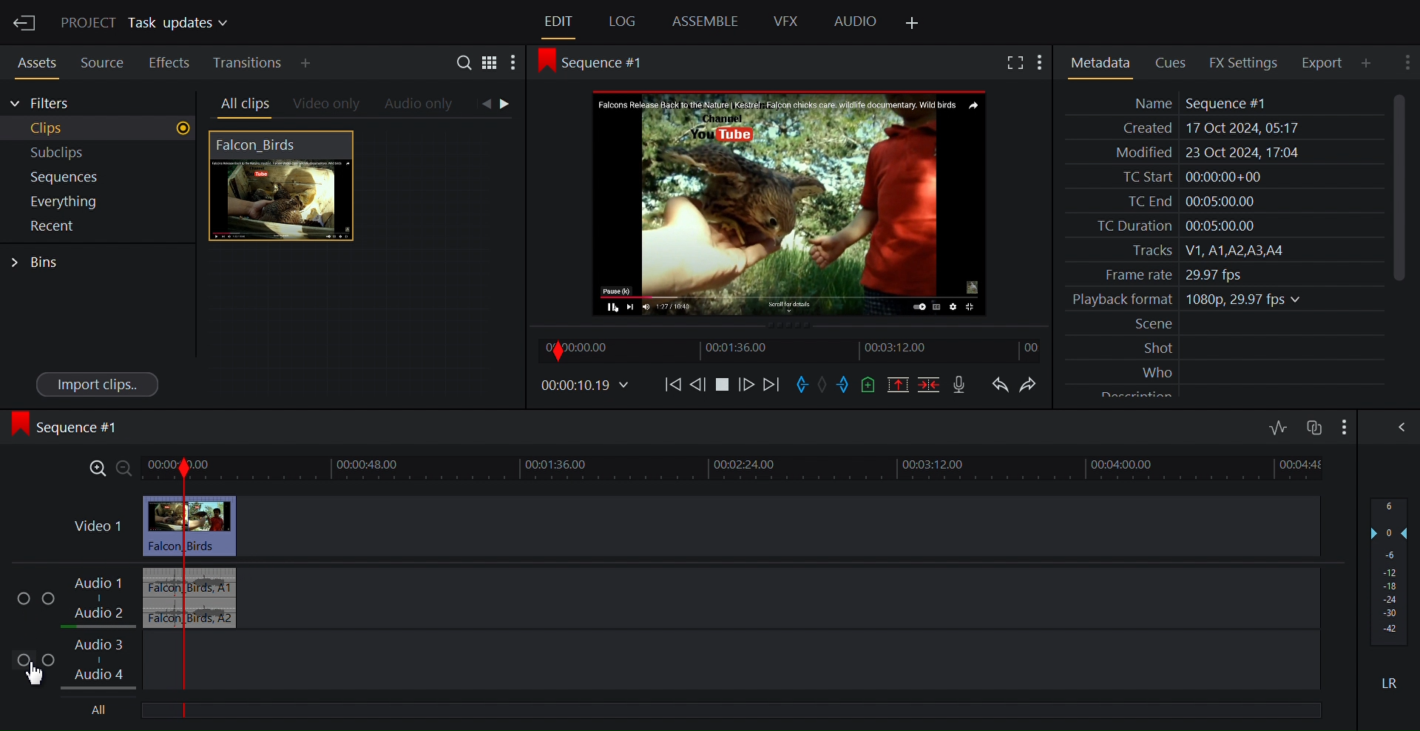  I want to click on Play, so click(725, 387).